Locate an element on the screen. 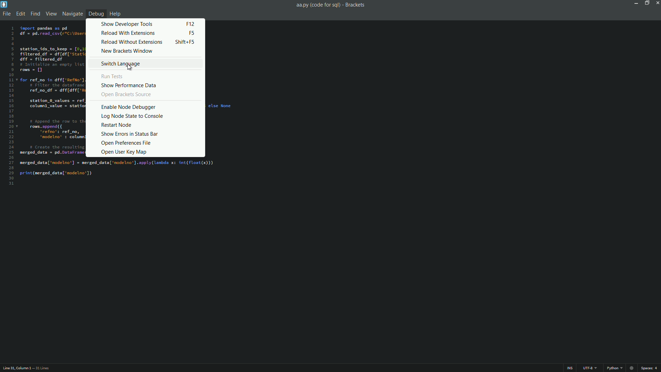 The image size is (661, 372). show performance data is located at coordinates (129, 85).